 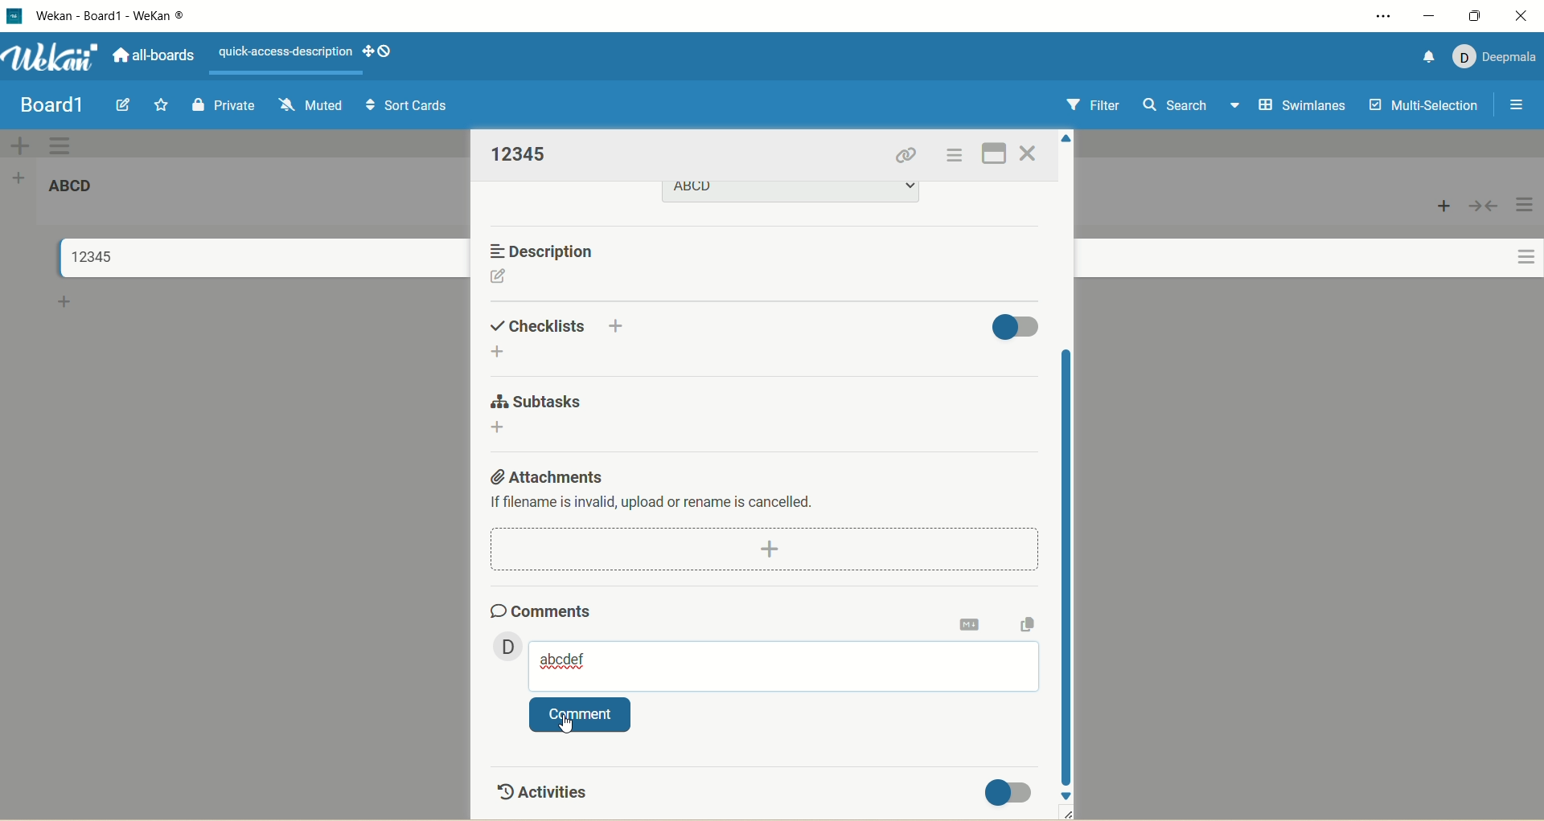 I want to click on edit, so click(x=498, y=279).